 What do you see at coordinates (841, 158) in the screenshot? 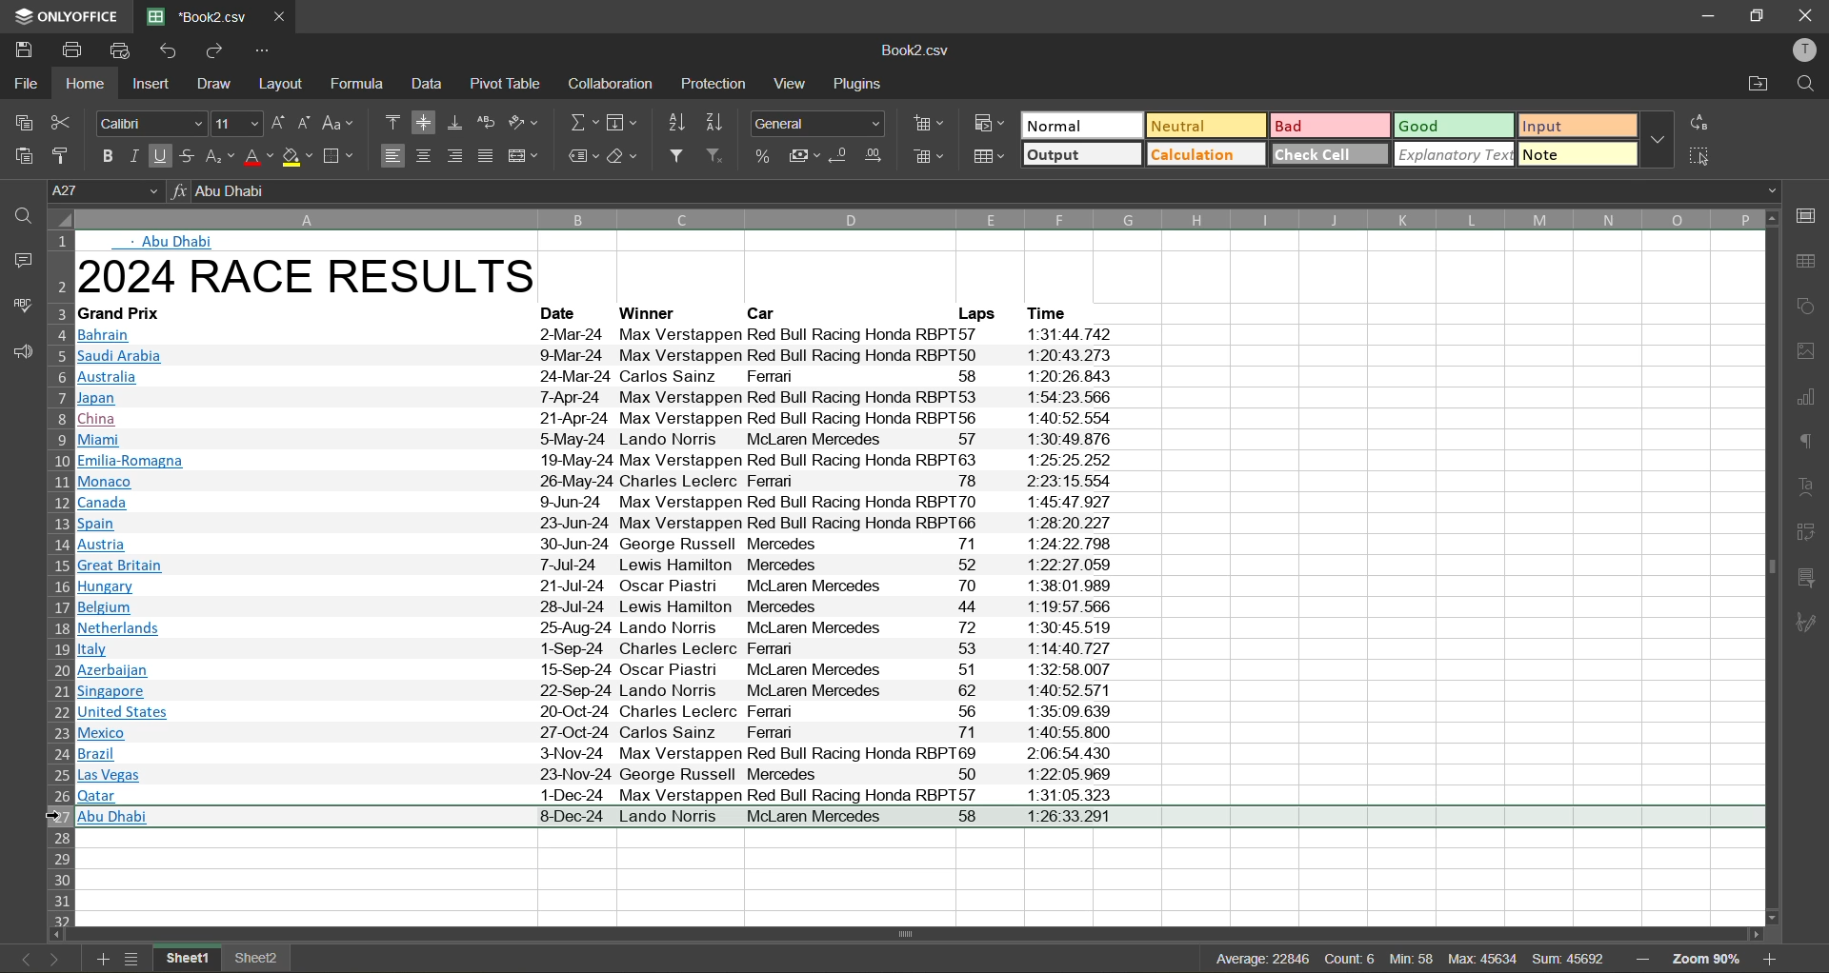
I see `decrease decimal` at bounding box center [841, 158].